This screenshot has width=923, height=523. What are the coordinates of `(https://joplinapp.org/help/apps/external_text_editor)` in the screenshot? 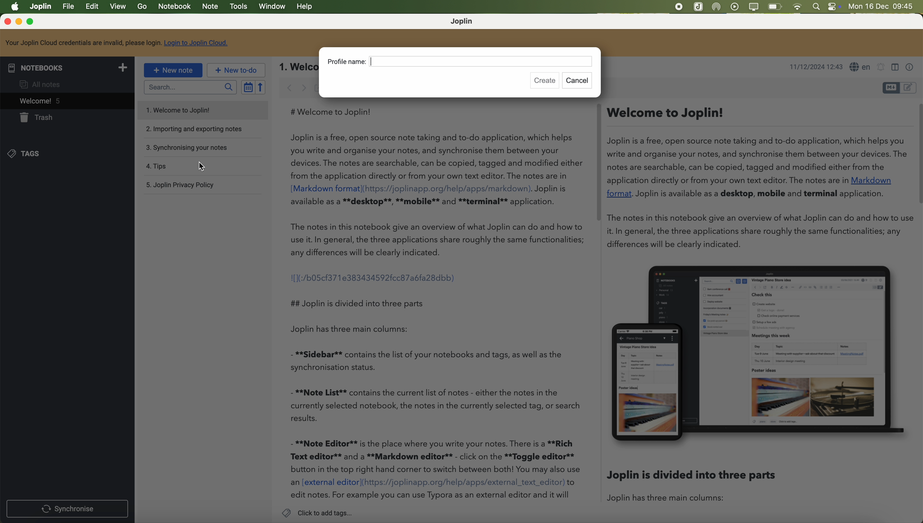 It's located at (463, 483).